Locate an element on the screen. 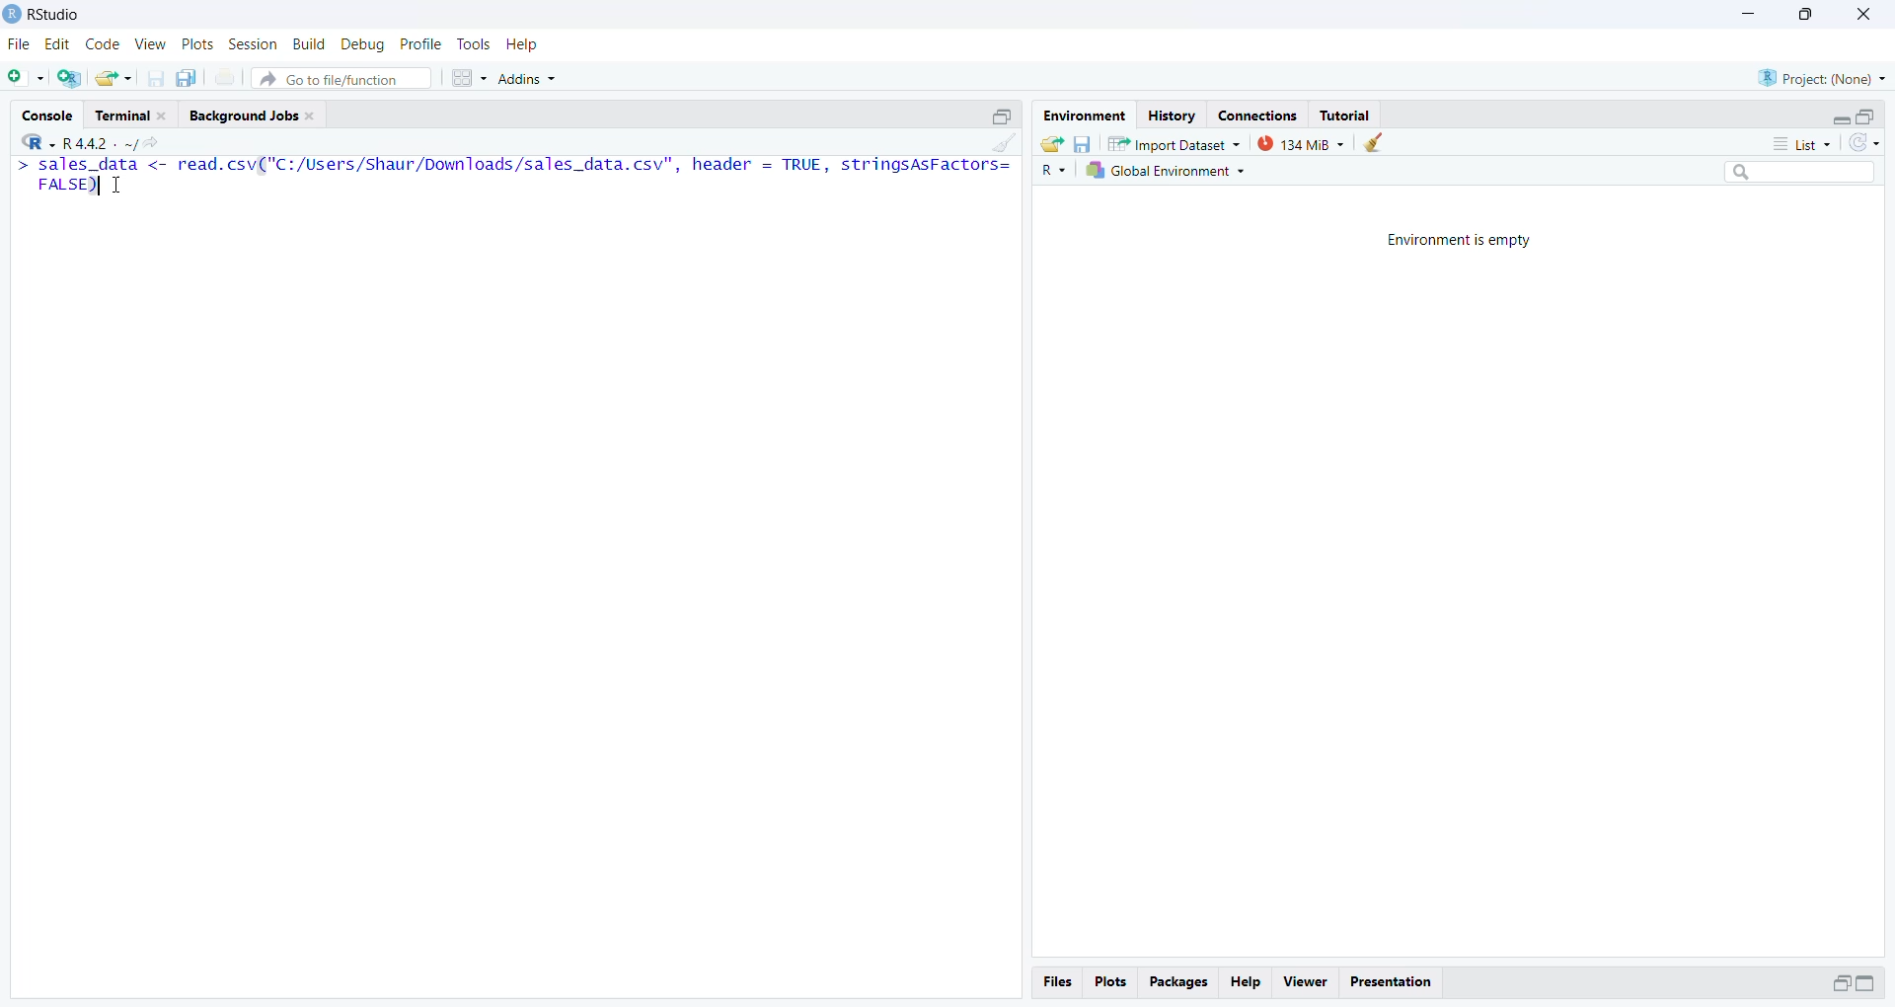 This screenshot has height=1007, width=1895. Project (Name) is located at coordinates (1823, 80).